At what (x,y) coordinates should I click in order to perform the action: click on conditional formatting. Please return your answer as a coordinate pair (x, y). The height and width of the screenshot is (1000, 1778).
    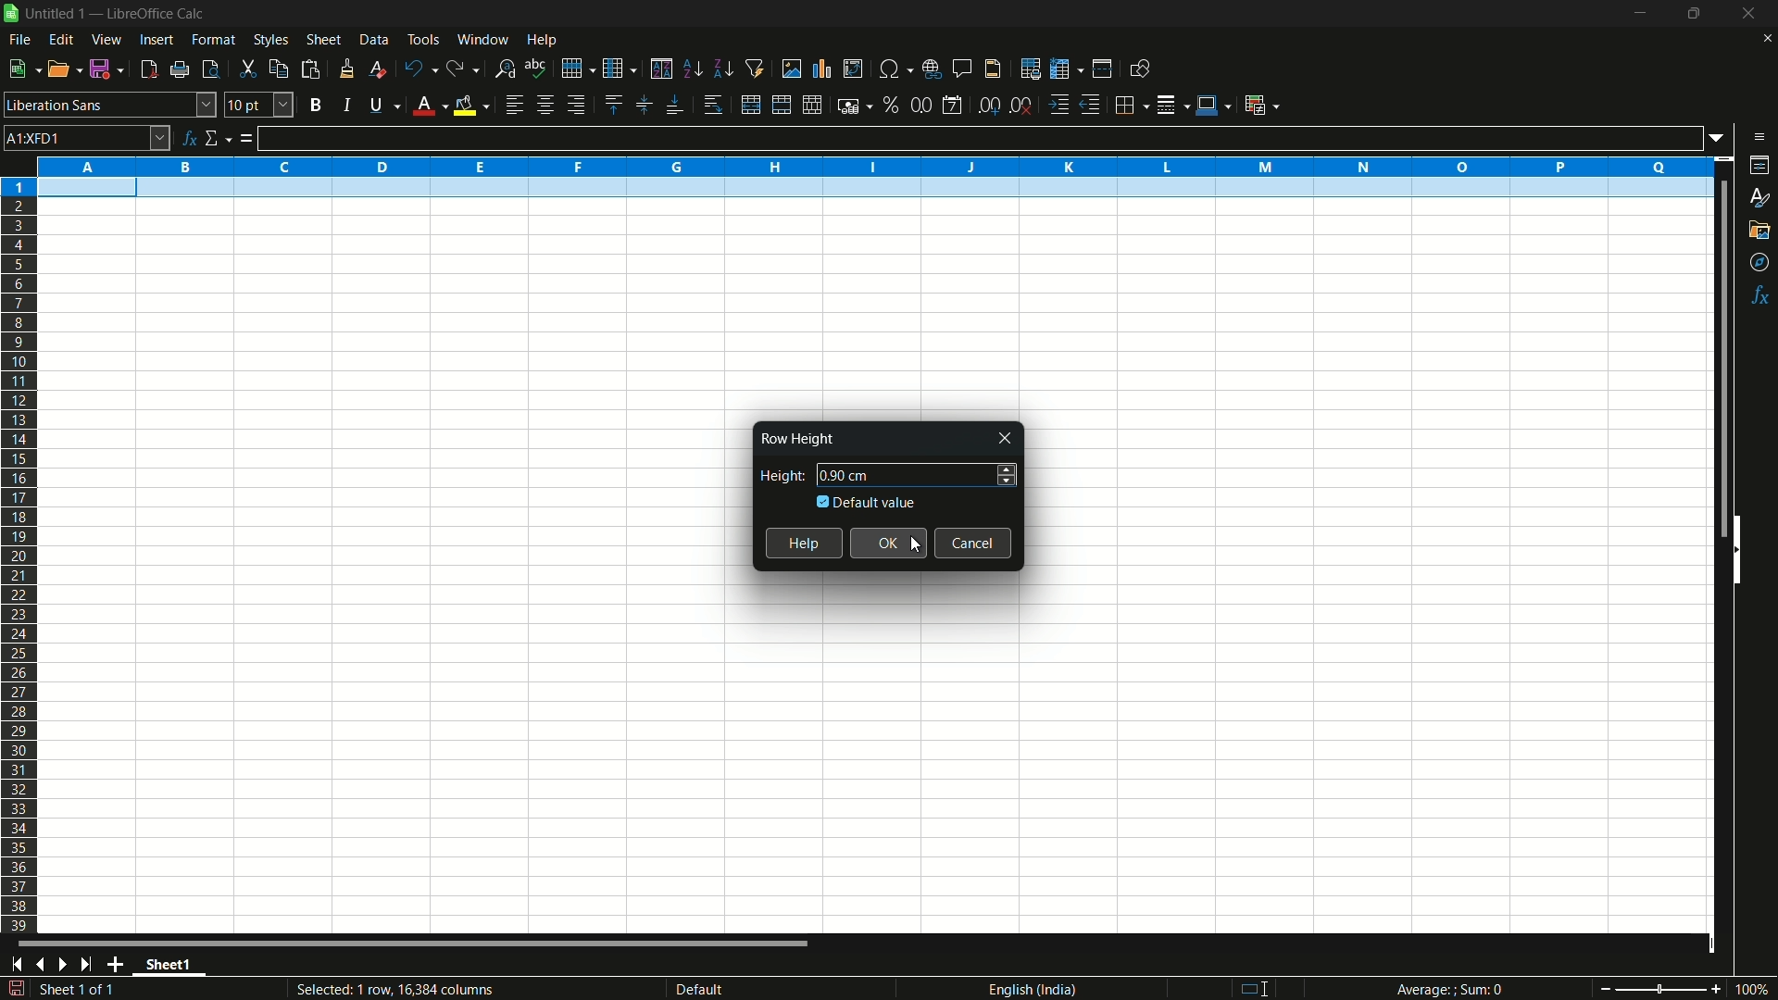
    Looking at the image, I should click on (1260, 105).